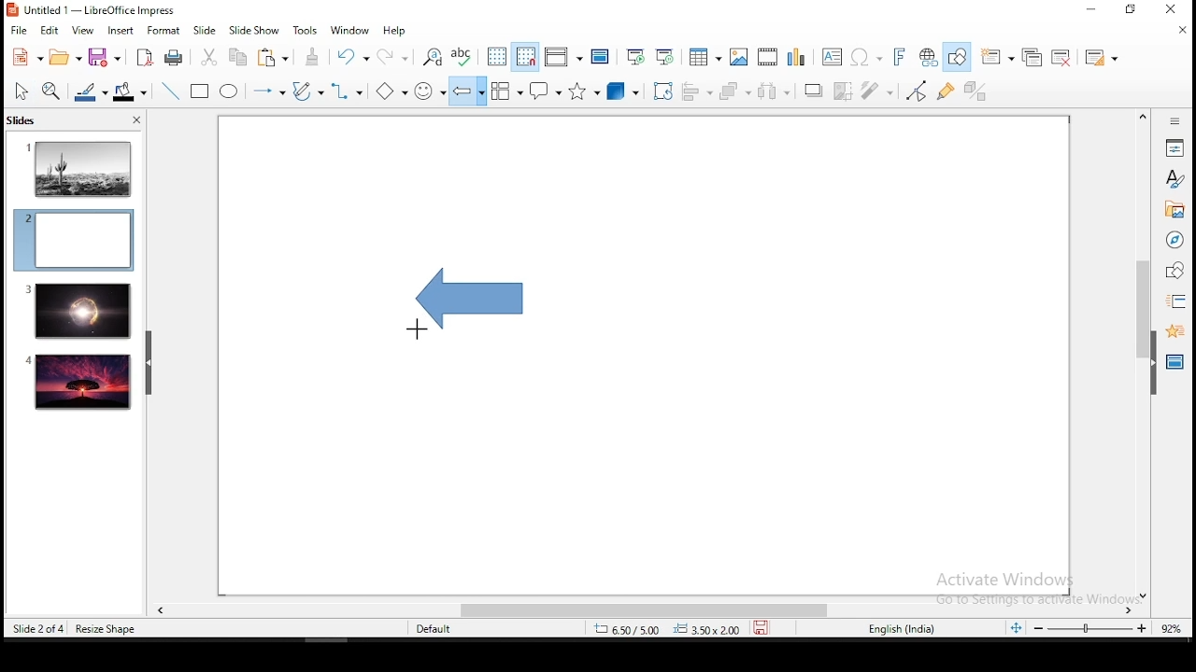  Describe the element at coordinates (1017, 586) in the screenshot. I see `` at that location.